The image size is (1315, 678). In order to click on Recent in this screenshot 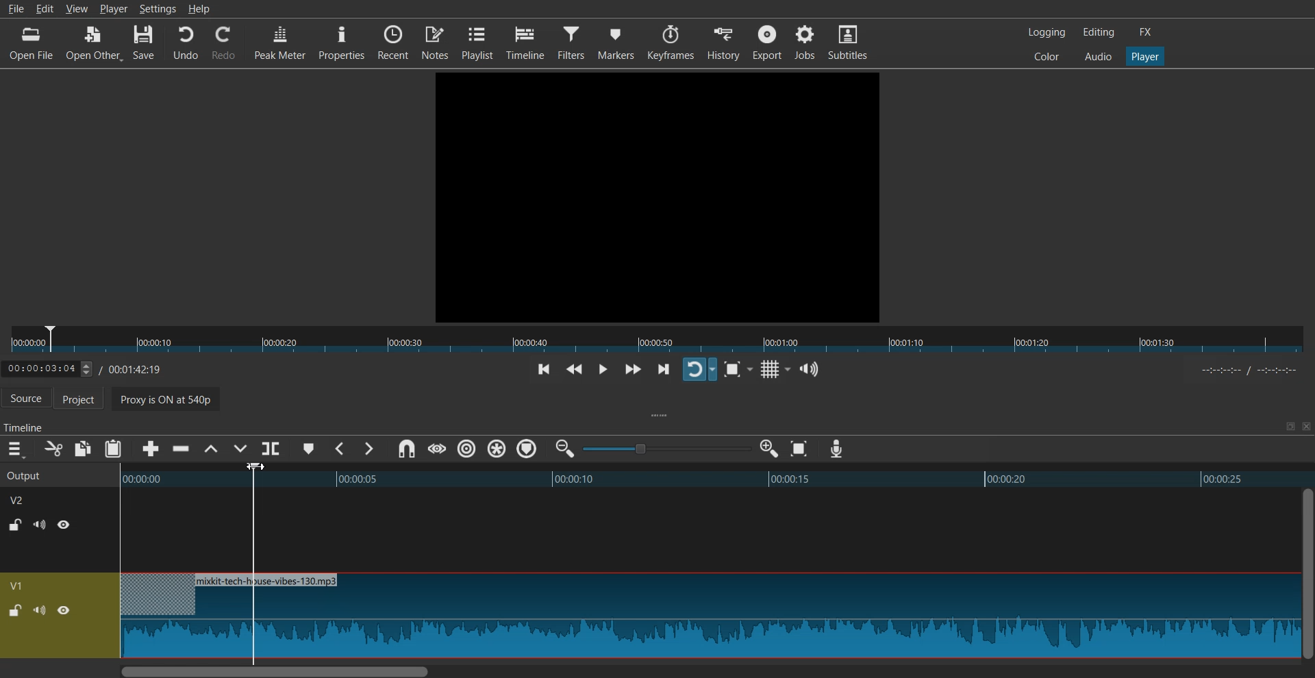, I will do `click(393, 41)`.